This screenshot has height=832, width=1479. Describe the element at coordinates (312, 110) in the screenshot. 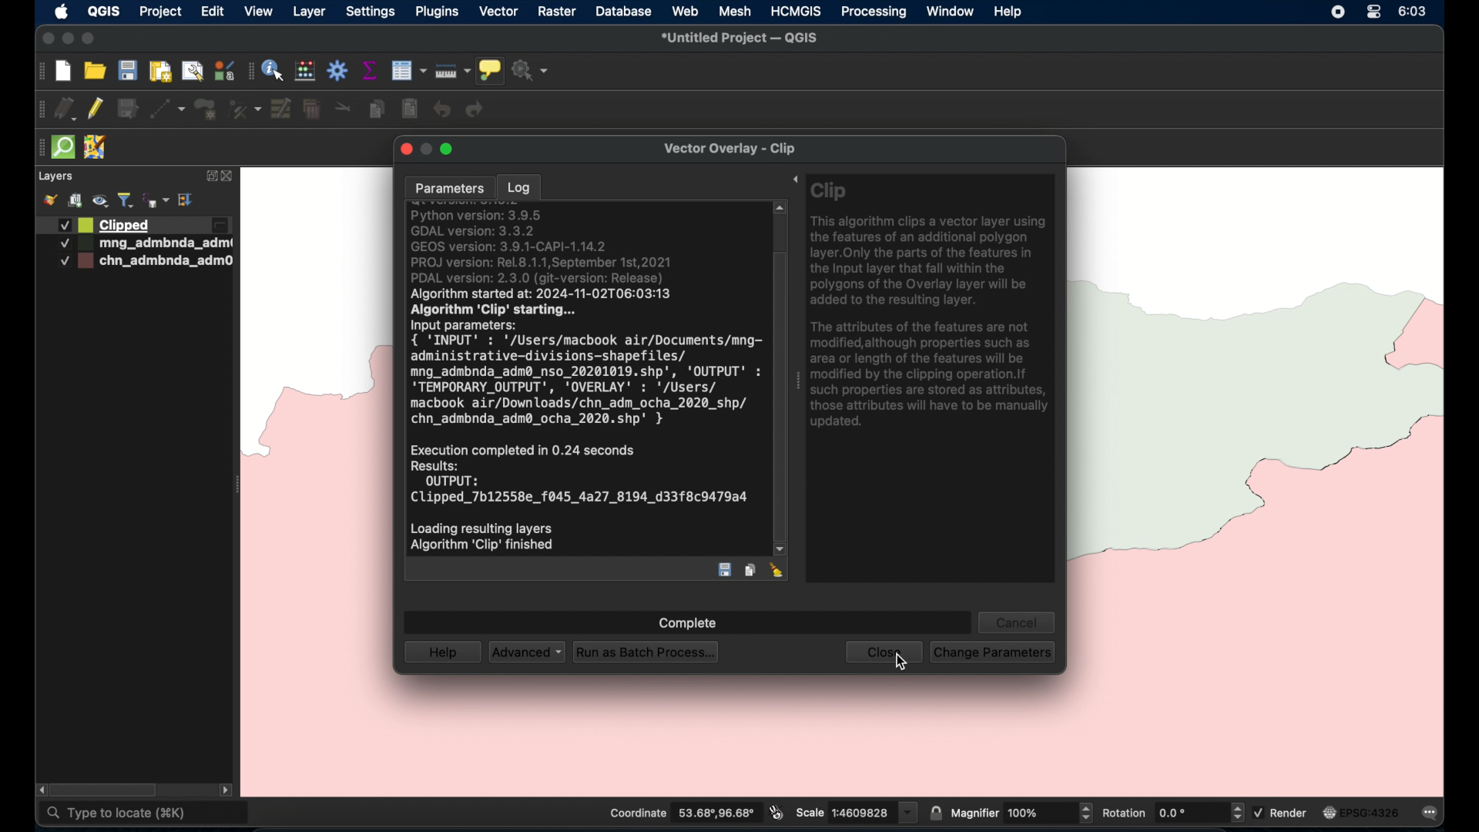

I see `delete selected` at that location.